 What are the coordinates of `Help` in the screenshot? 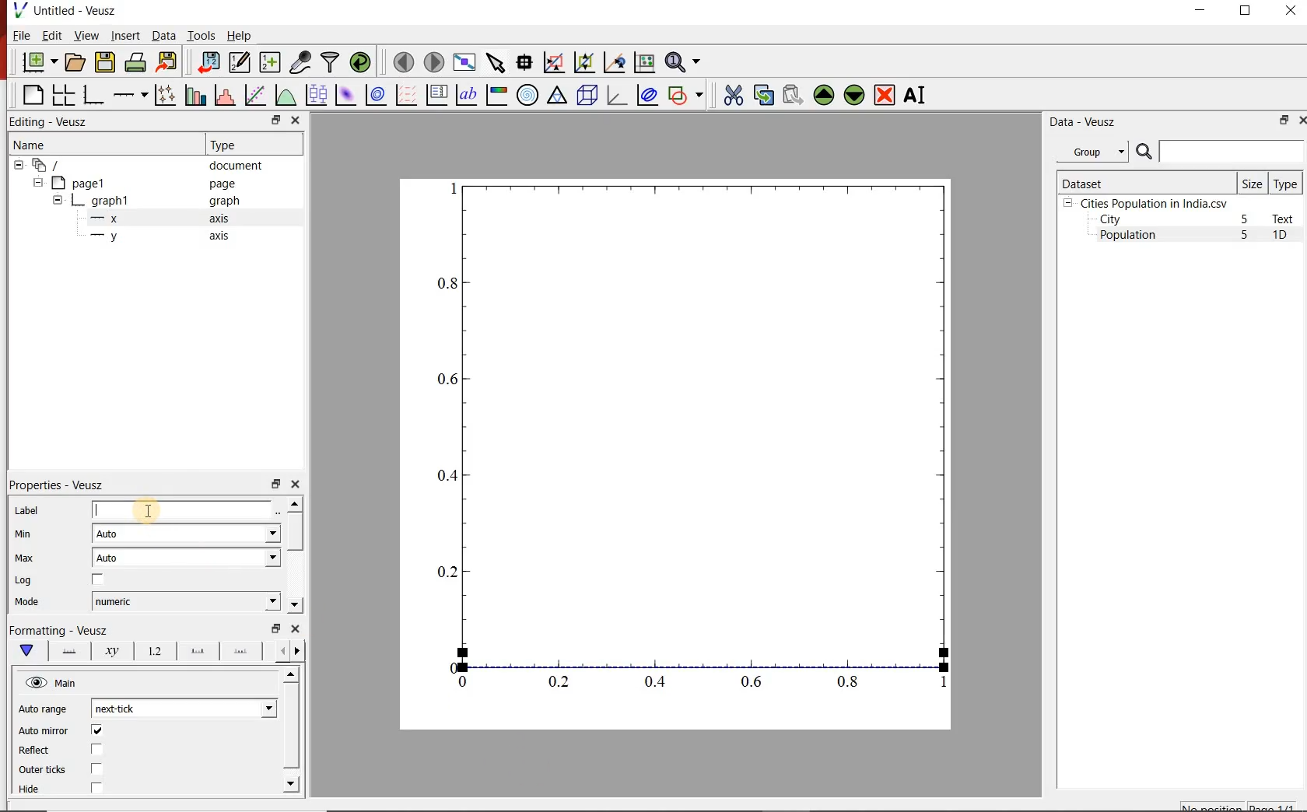 It's located at (240, 35).